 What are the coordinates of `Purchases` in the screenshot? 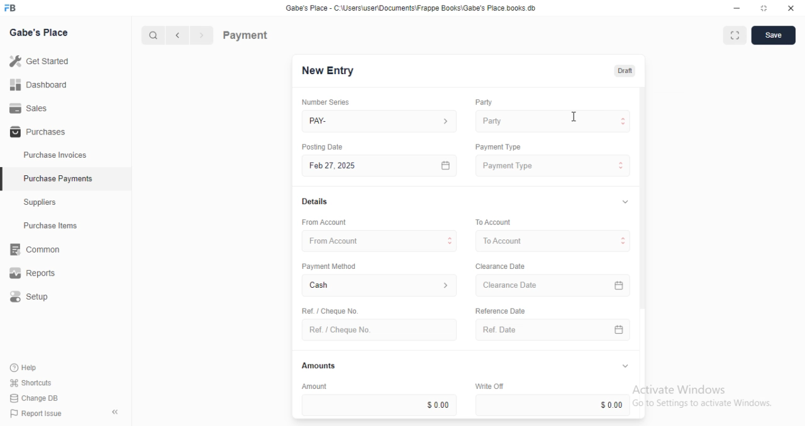 It's located at (36, 133).